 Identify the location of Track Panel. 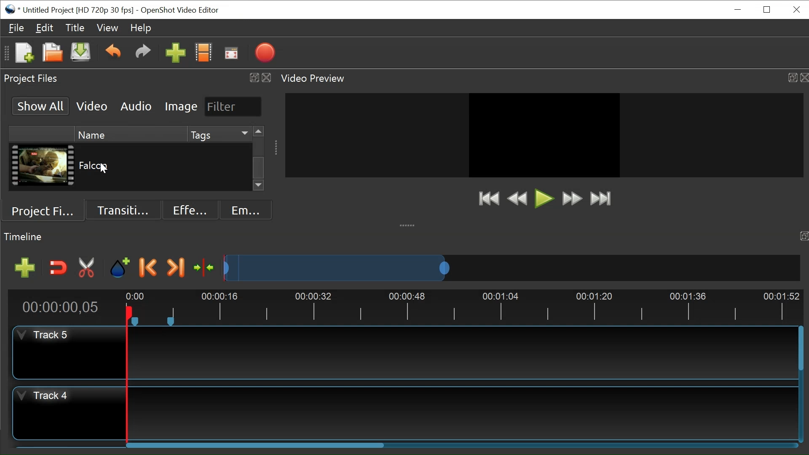
(463, 412).